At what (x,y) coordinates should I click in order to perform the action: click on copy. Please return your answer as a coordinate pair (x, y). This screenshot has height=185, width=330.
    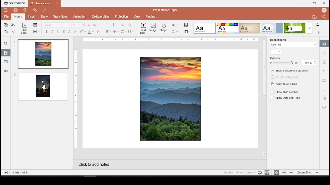
    Looking at the image, I should click on (6, 25).